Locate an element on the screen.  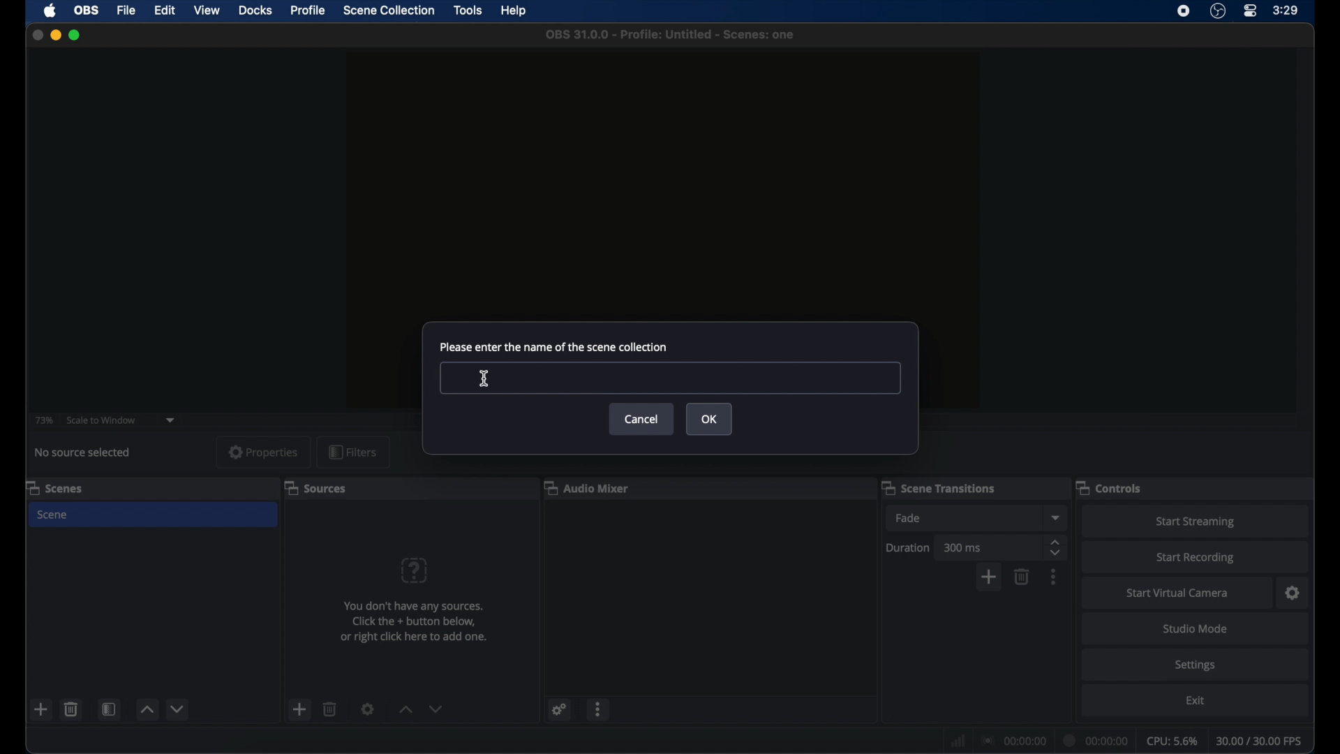
add is located at coordinates (299, 709).